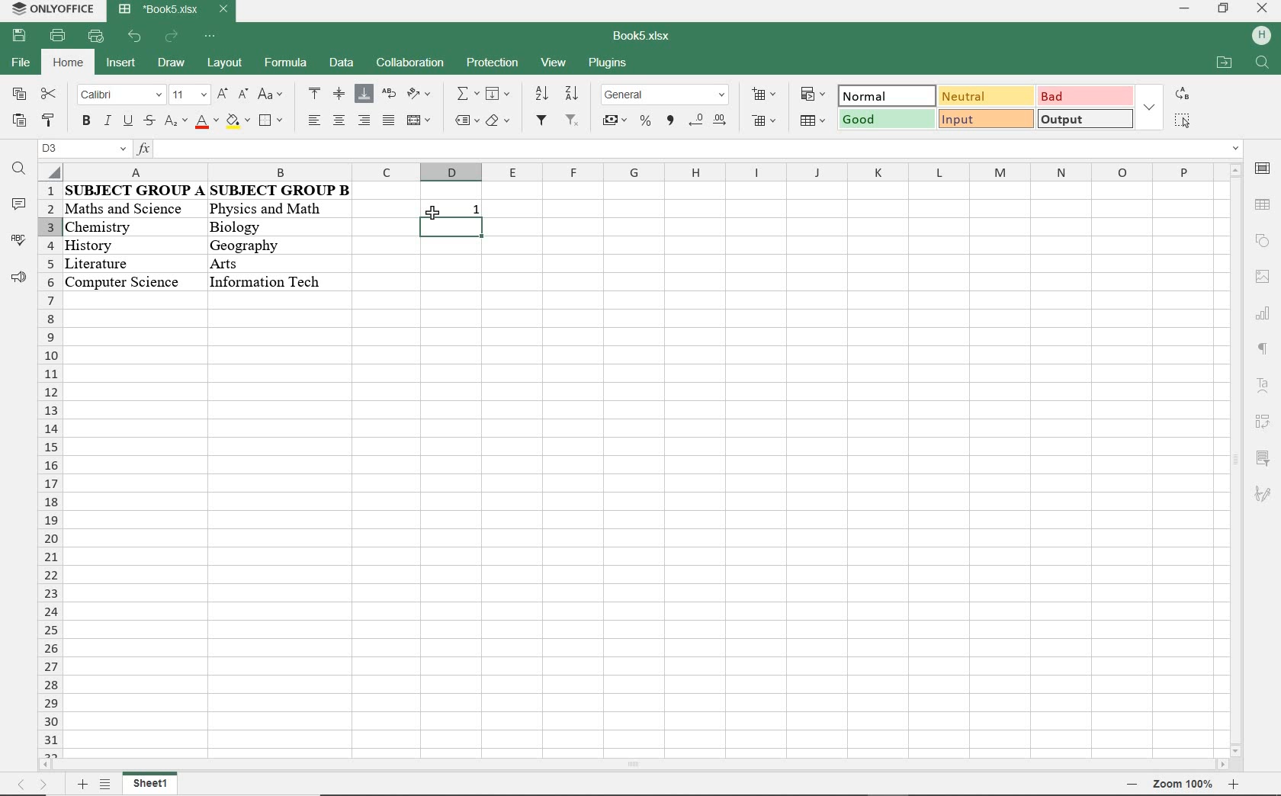 The width and height of the screenshot is (1281, 796). Describe the element at coordinates (1262, 422) in the screenshot. I see `sign` at that location.